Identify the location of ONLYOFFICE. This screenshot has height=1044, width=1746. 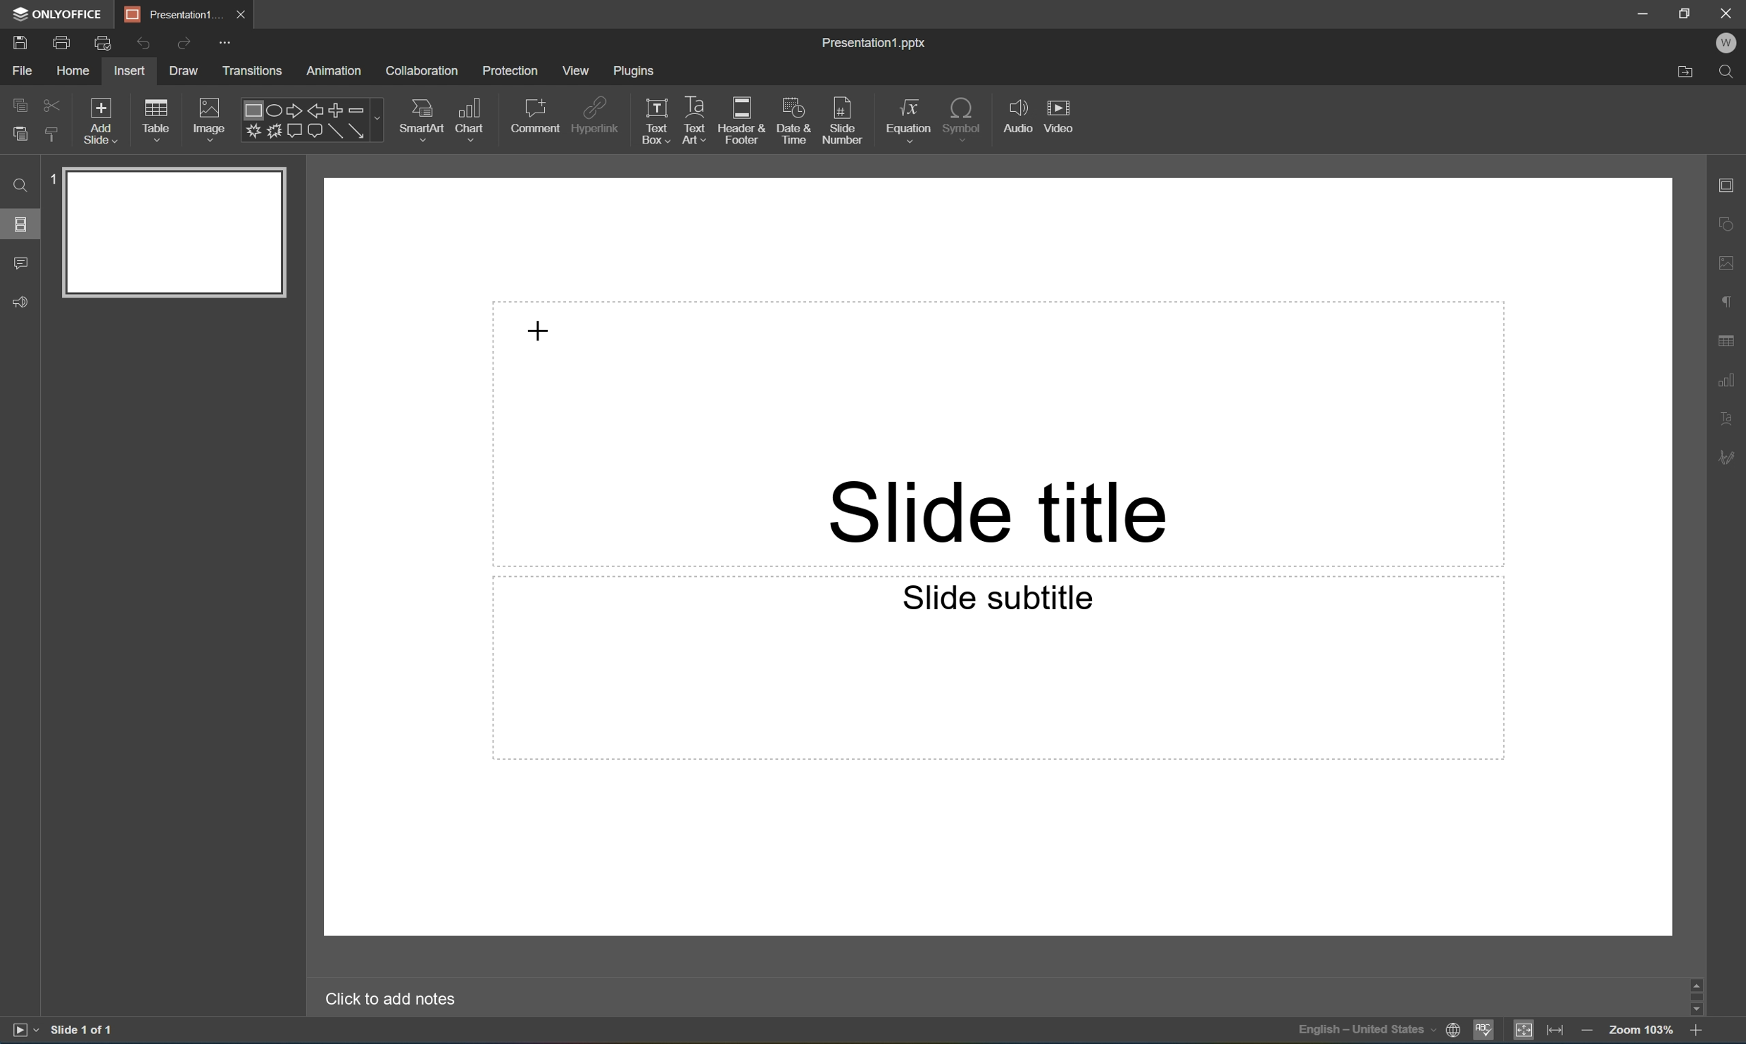
(60, 13).